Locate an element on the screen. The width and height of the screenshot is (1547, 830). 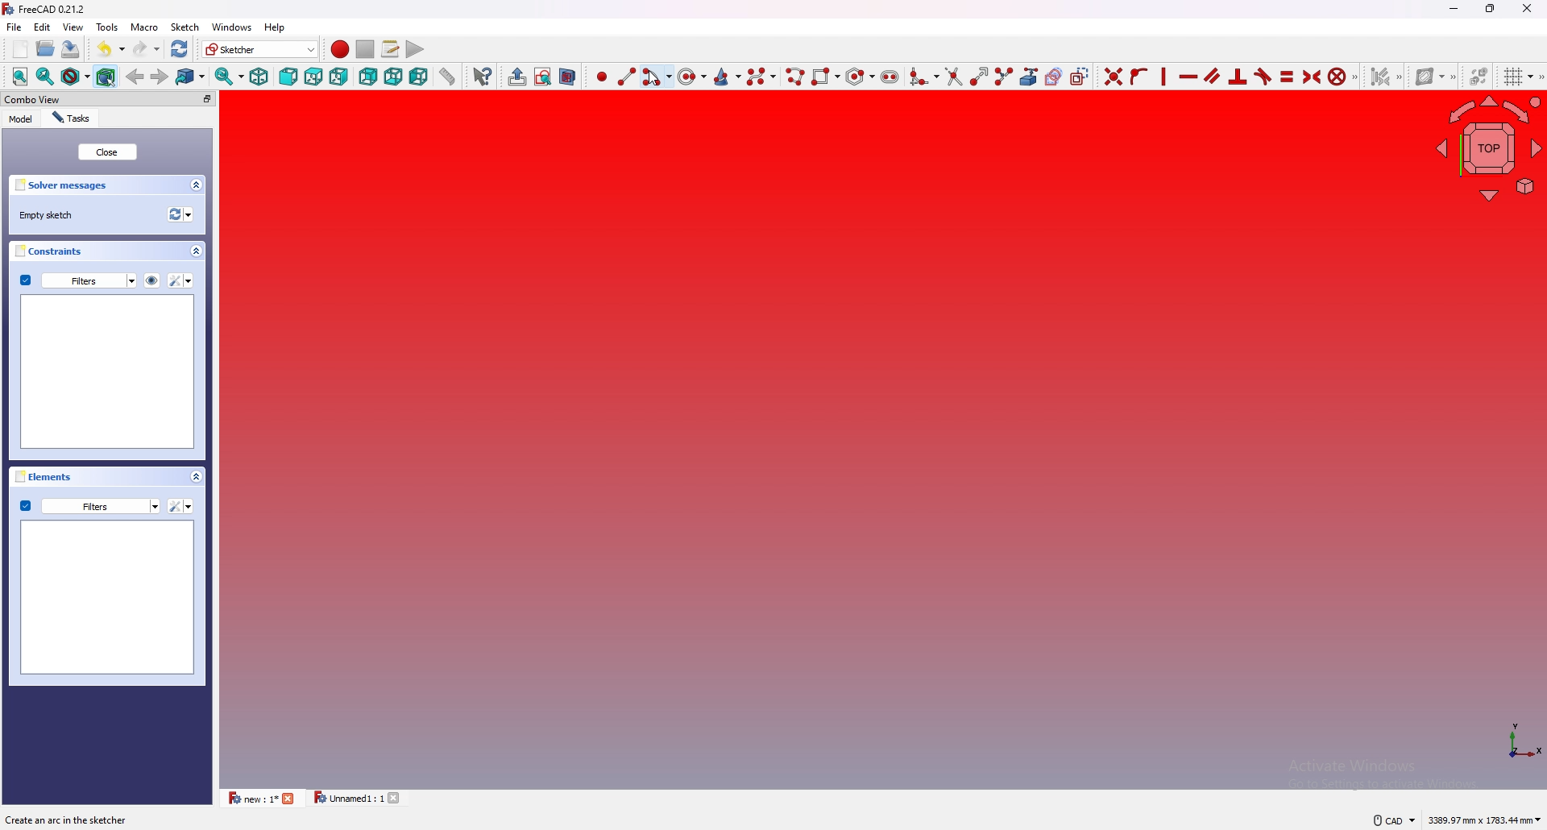
collapse is located at coordinates (197, 251).